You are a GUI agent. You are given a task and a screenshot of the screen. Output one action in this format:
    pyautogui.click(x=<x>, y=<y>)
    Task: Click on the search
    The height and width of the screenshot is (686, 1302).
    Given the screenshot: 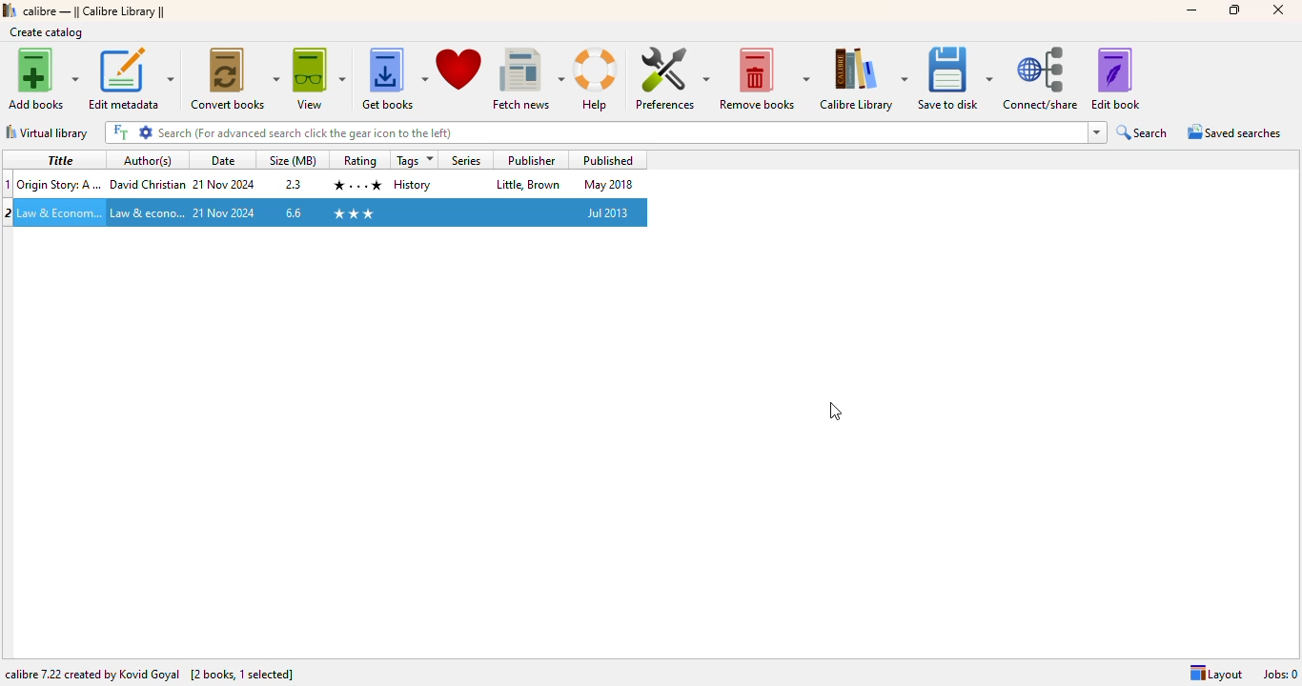 What is the action you would take?
    pyautogui.click(x=1144, y=132)
    